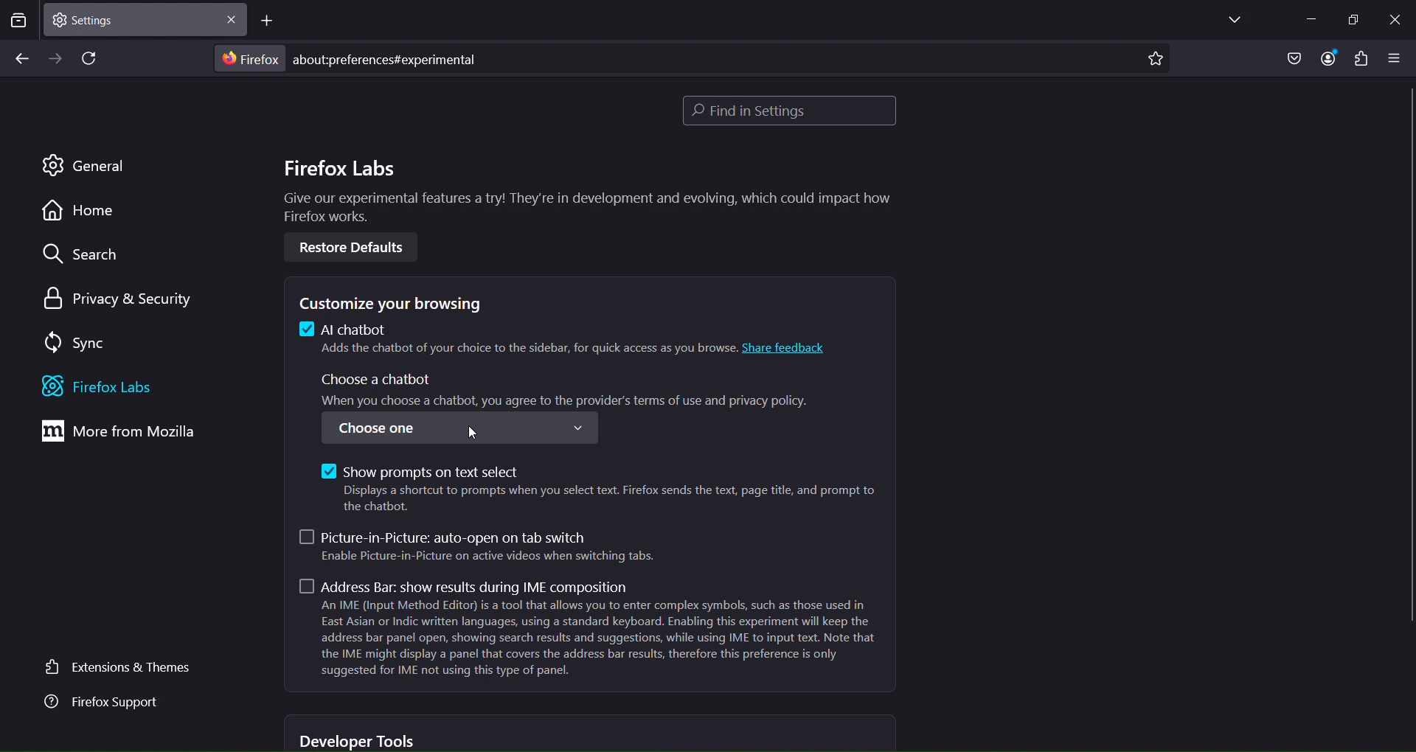  Describe the element at coordinates (360, 740) in the screenshot. I see `developer tools` at that location.